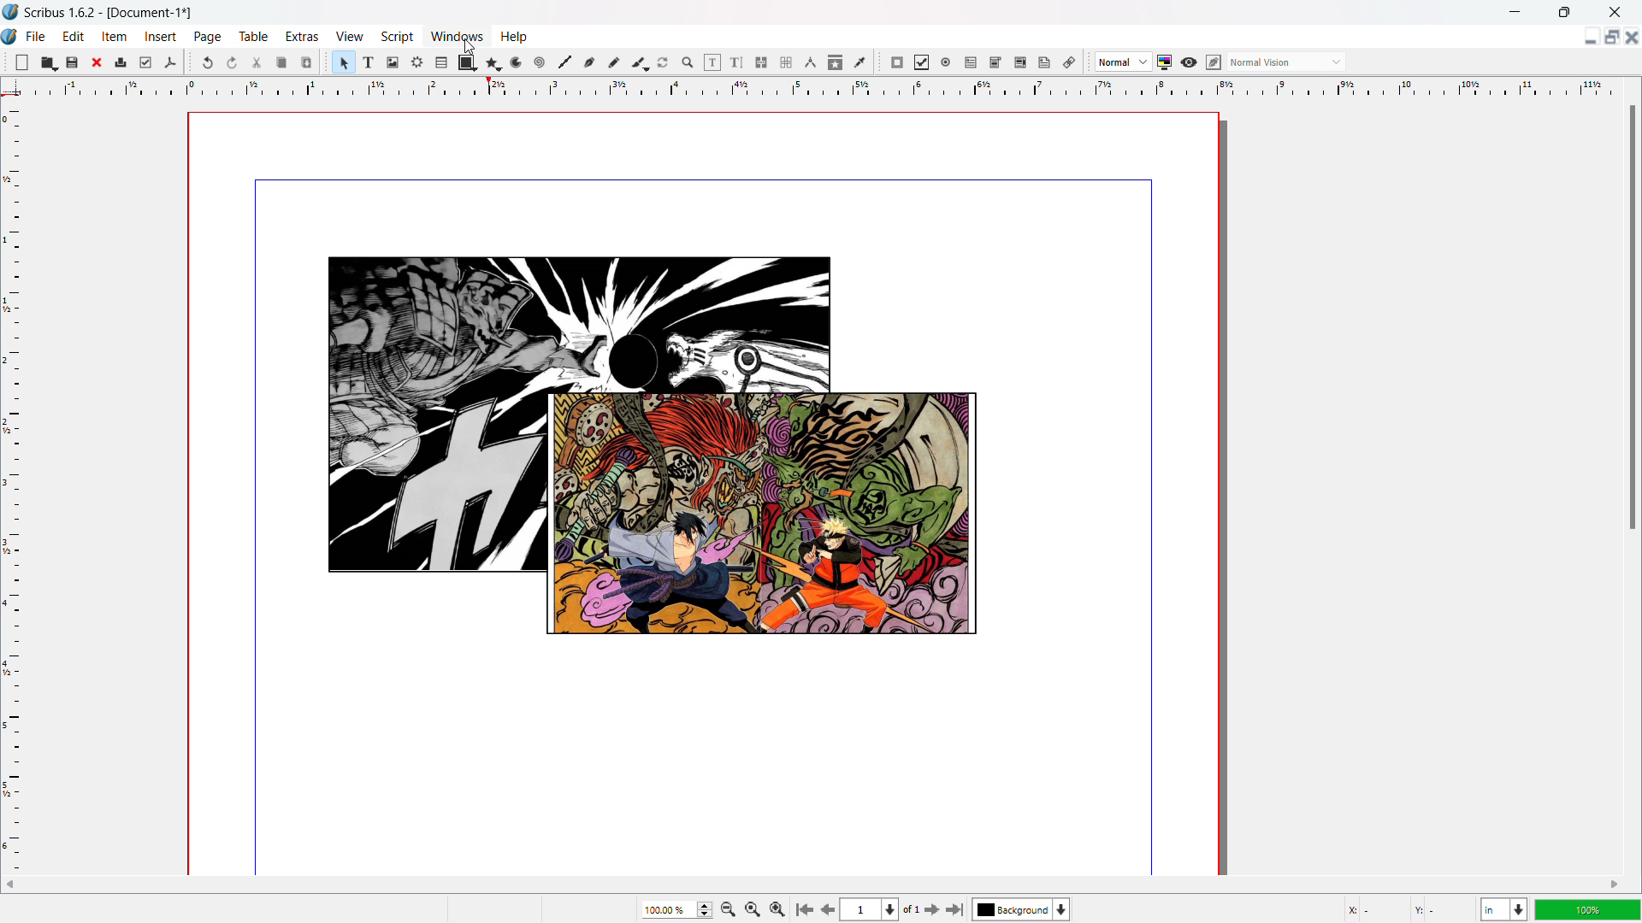 Image resolution: width=1642 pixels, height=923 pixels. Describe the element at coordinates (493, 62) in the screenshot. I see `polygon` at that location.